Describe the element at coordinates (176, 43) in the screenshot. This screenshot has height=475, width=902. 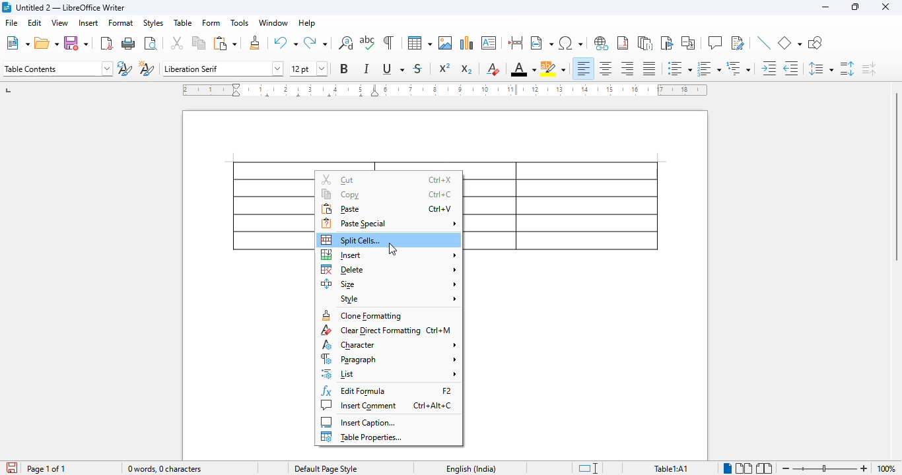
I see `cut` at that location.